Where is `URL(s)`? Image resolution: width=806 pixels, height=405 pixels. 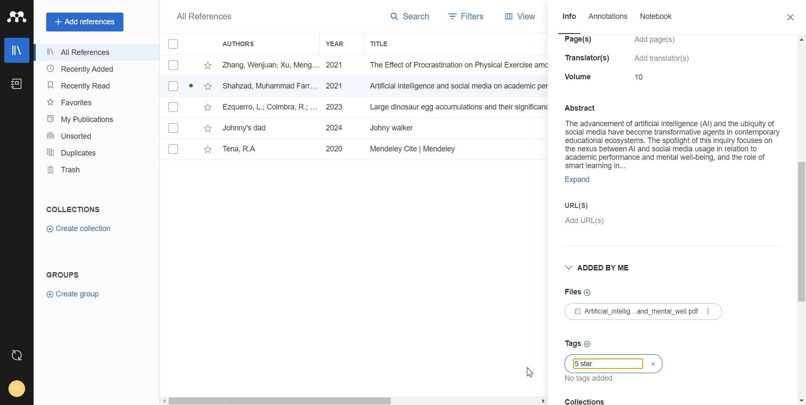
URL(s) is located at coordinates (673, 214).